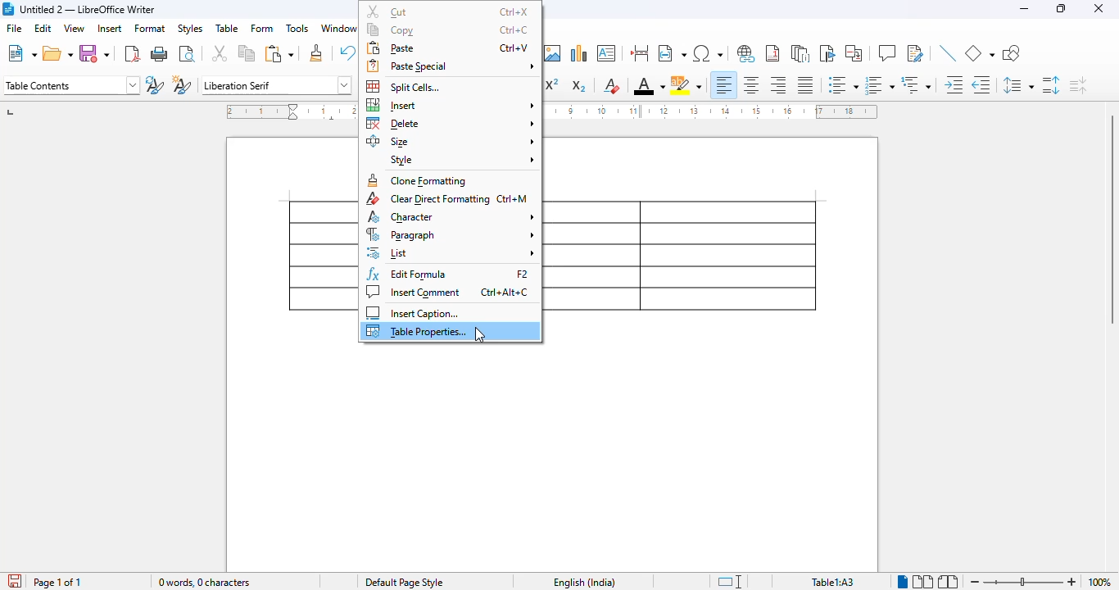  I want to click on set paragraph style, so click(71, 85).